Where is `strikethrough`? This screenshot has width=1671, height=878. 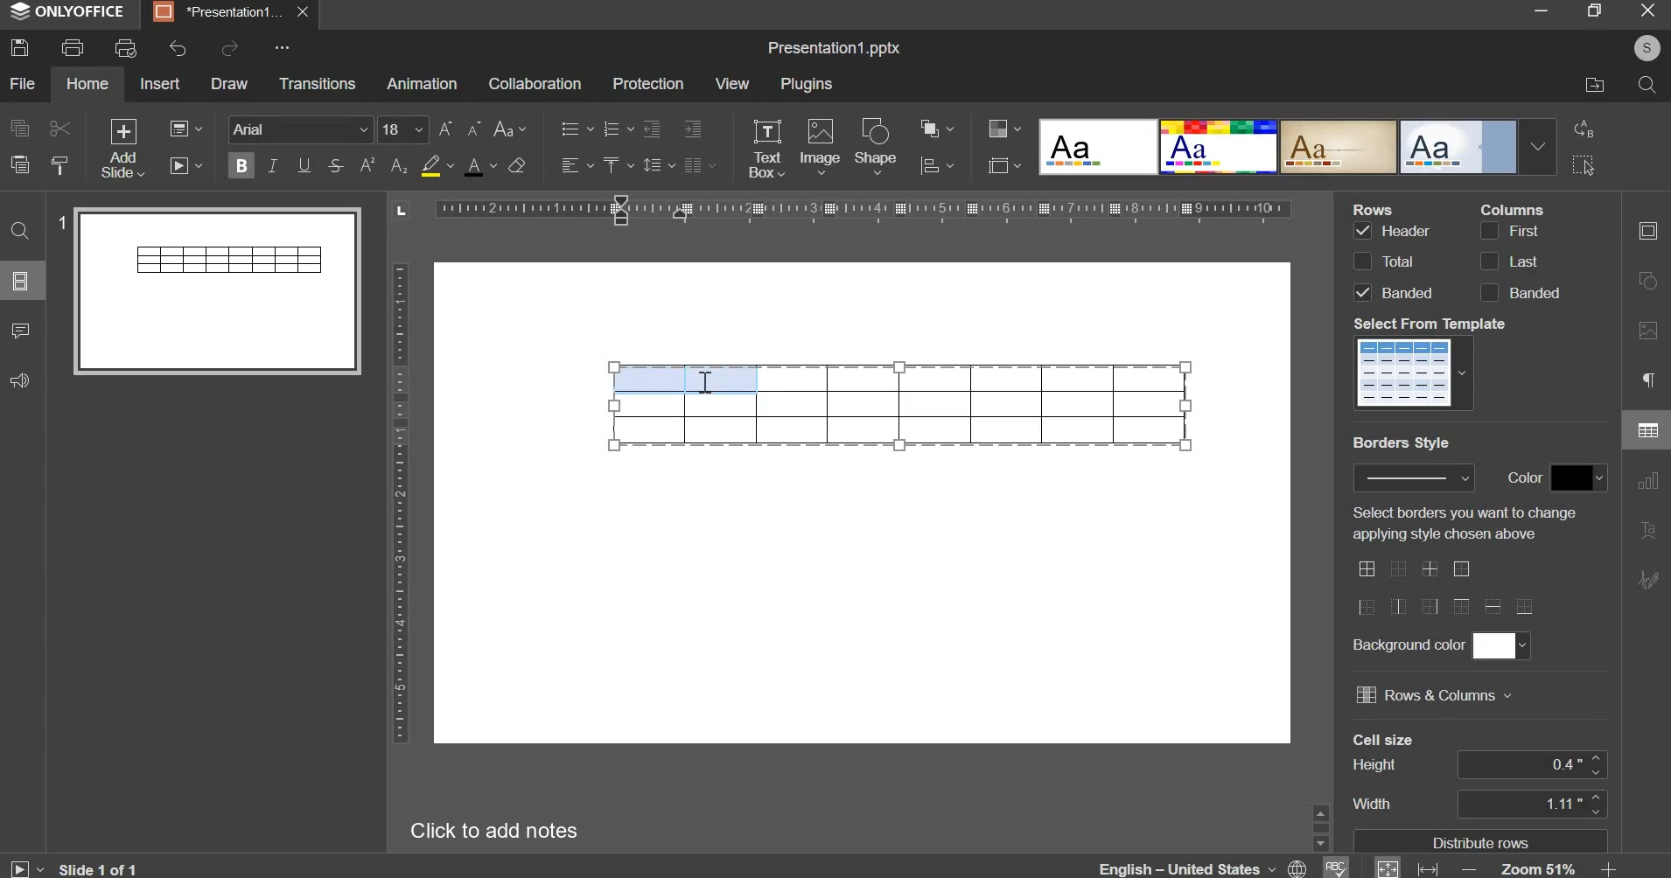
strikethrough is located at coordinates (334, 165).